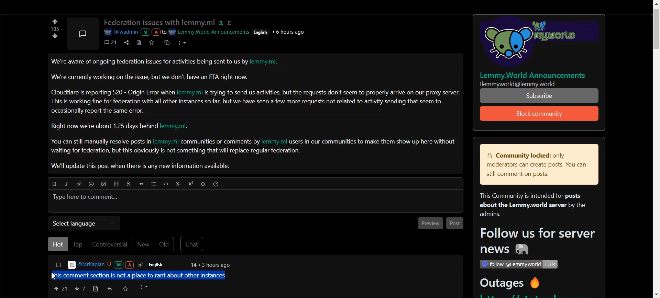 The height and width of the screenshot is (298, 660). What do you see at coordinates (99, 142) in the screenshot?
I see `You can still manually resolve posts in` at bounding box center [99, 142].